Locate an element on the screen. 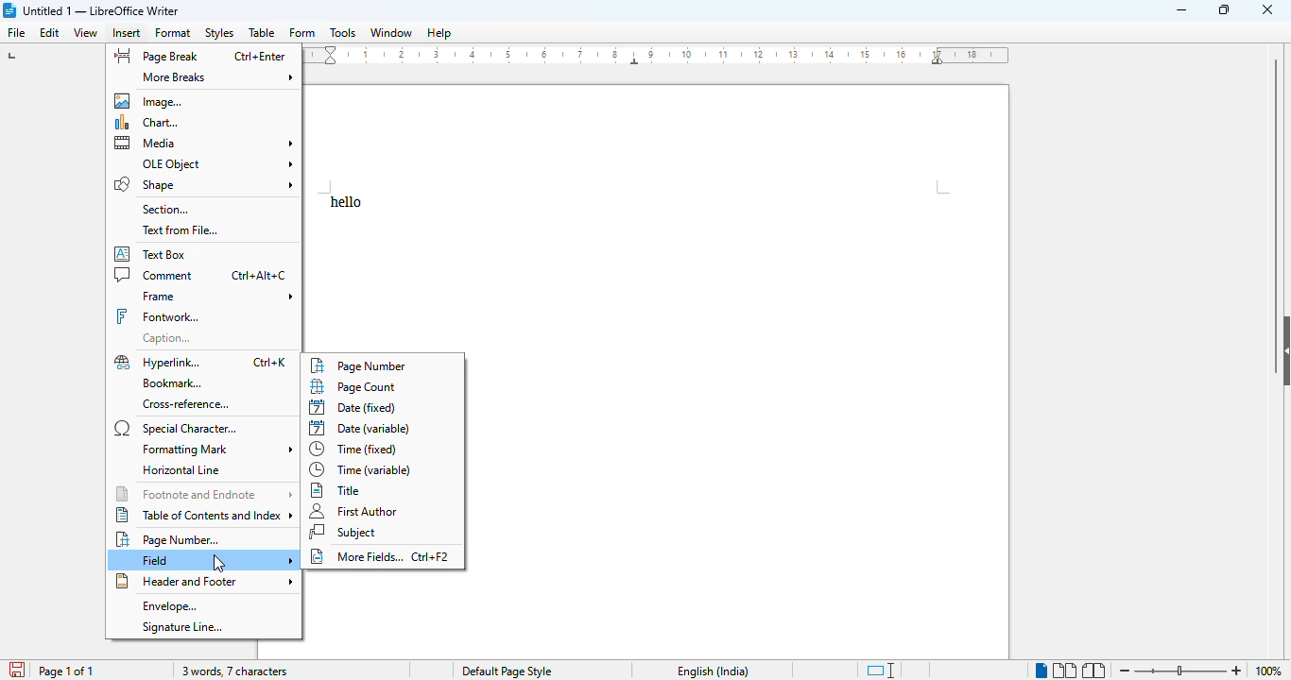  page style is located at coordinates (507, 671).